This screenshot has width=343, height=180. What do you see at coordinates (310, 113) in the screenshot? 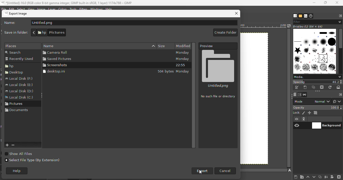
I see `Lock position and size` at bounding box center [310, 113].